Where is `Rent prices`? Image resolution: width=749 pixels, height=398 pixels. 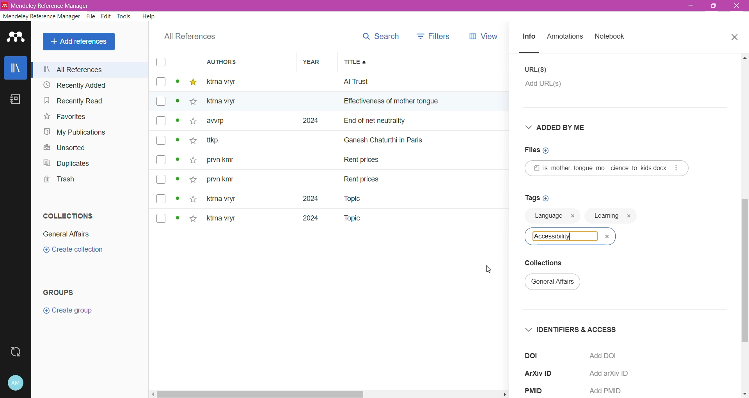 Rent prices is located at coordinates (363, 161).